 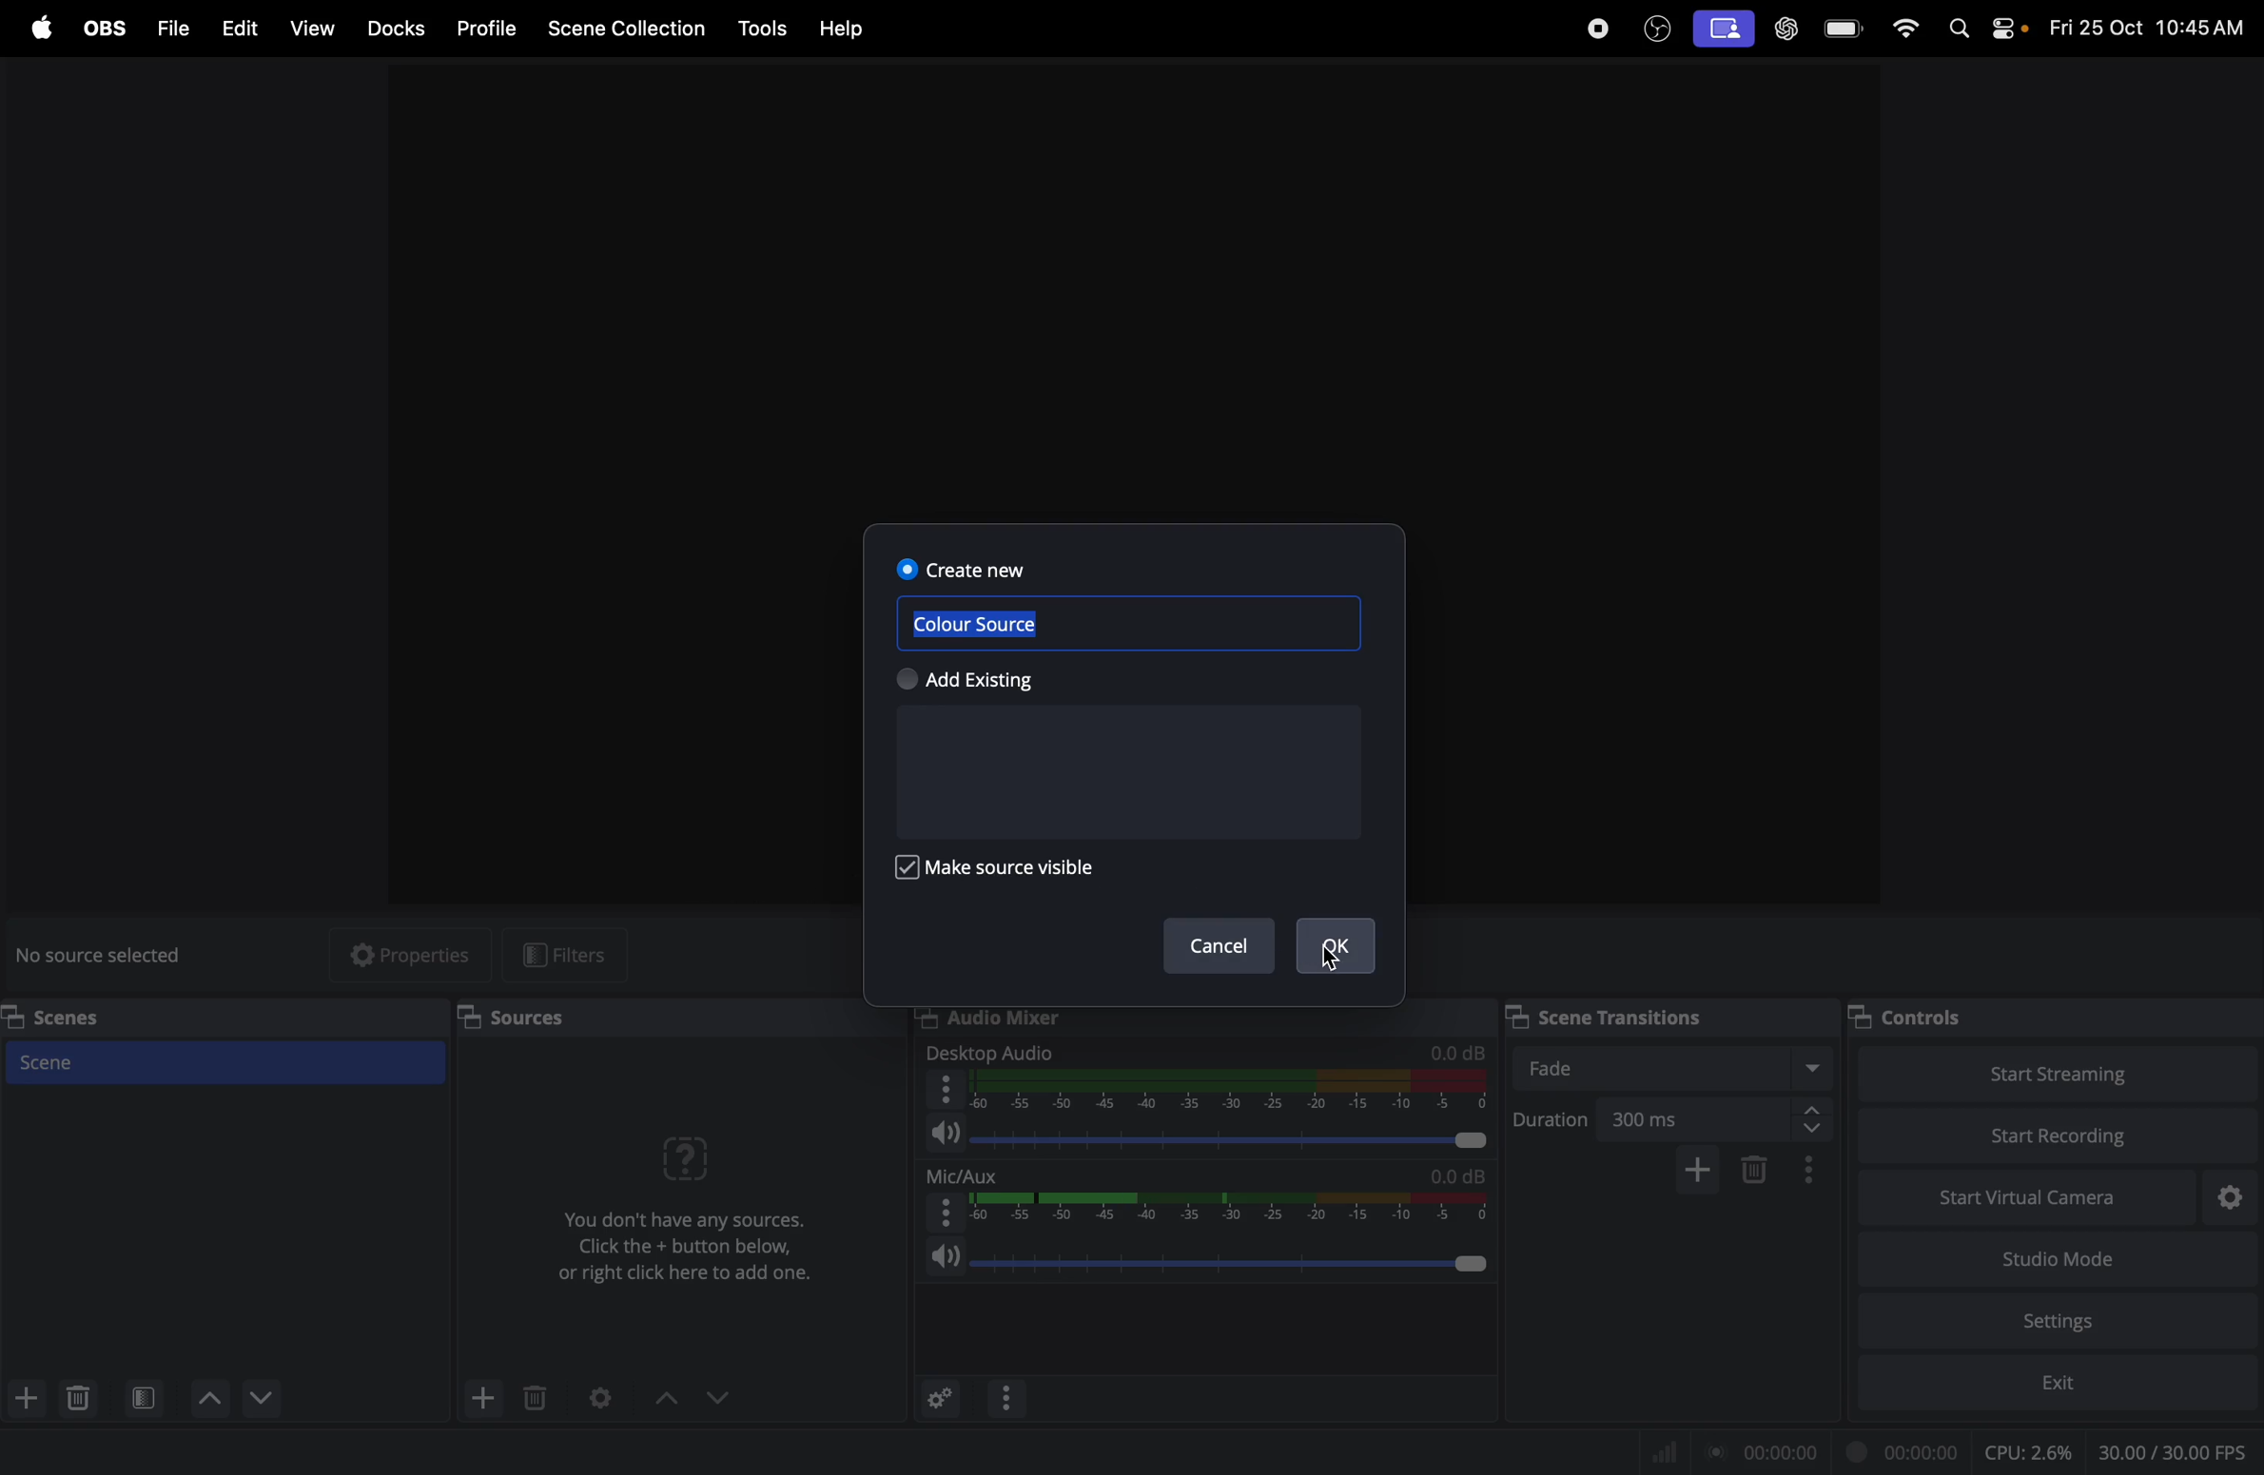 I want to click on speaker level, so click(x=1212, y=1248).